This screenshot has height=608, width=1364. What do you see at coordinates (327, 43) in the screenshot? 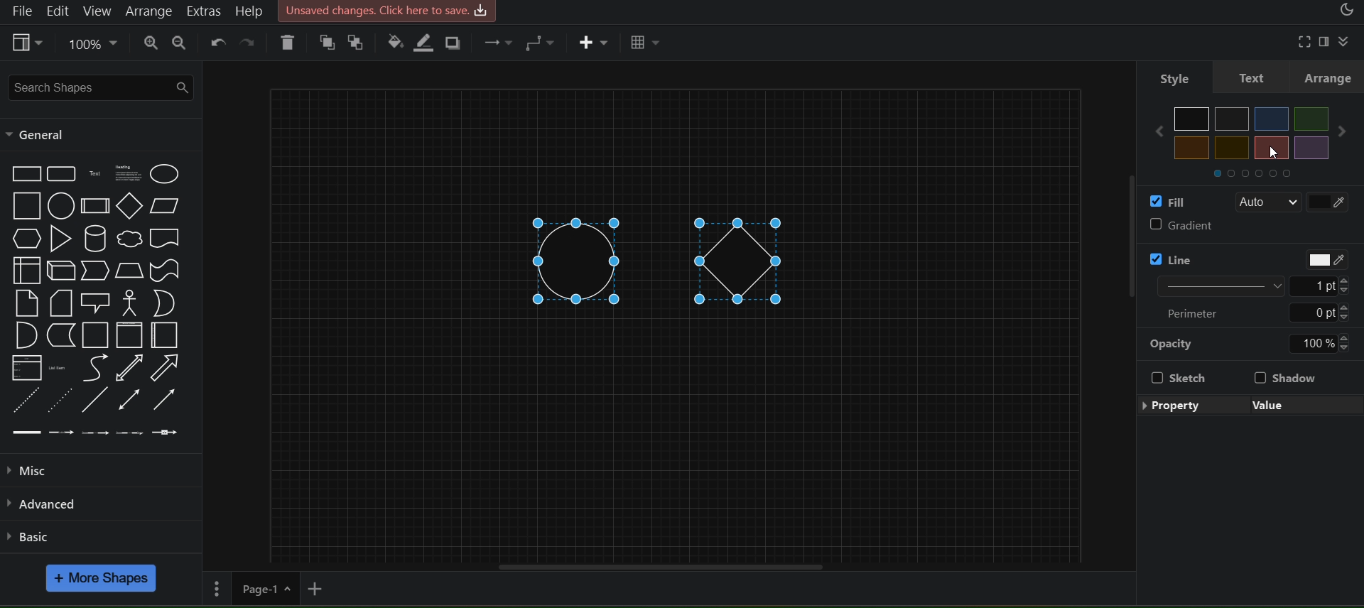
I see `to front` at bounding box center [327, 43].